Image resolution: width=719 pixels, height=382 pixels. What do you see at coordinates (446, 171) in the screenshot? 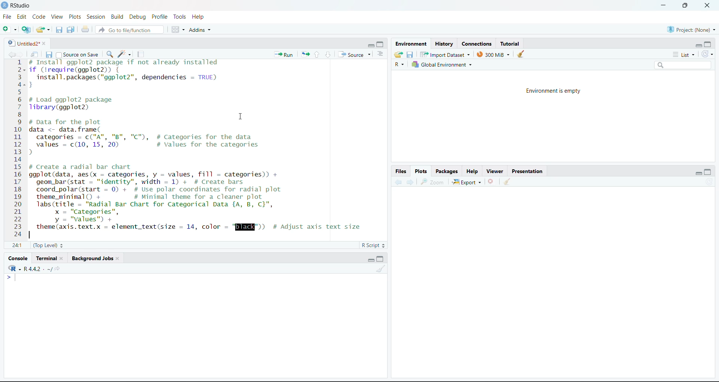
I see `Packages` at bounding box center [446, 171].